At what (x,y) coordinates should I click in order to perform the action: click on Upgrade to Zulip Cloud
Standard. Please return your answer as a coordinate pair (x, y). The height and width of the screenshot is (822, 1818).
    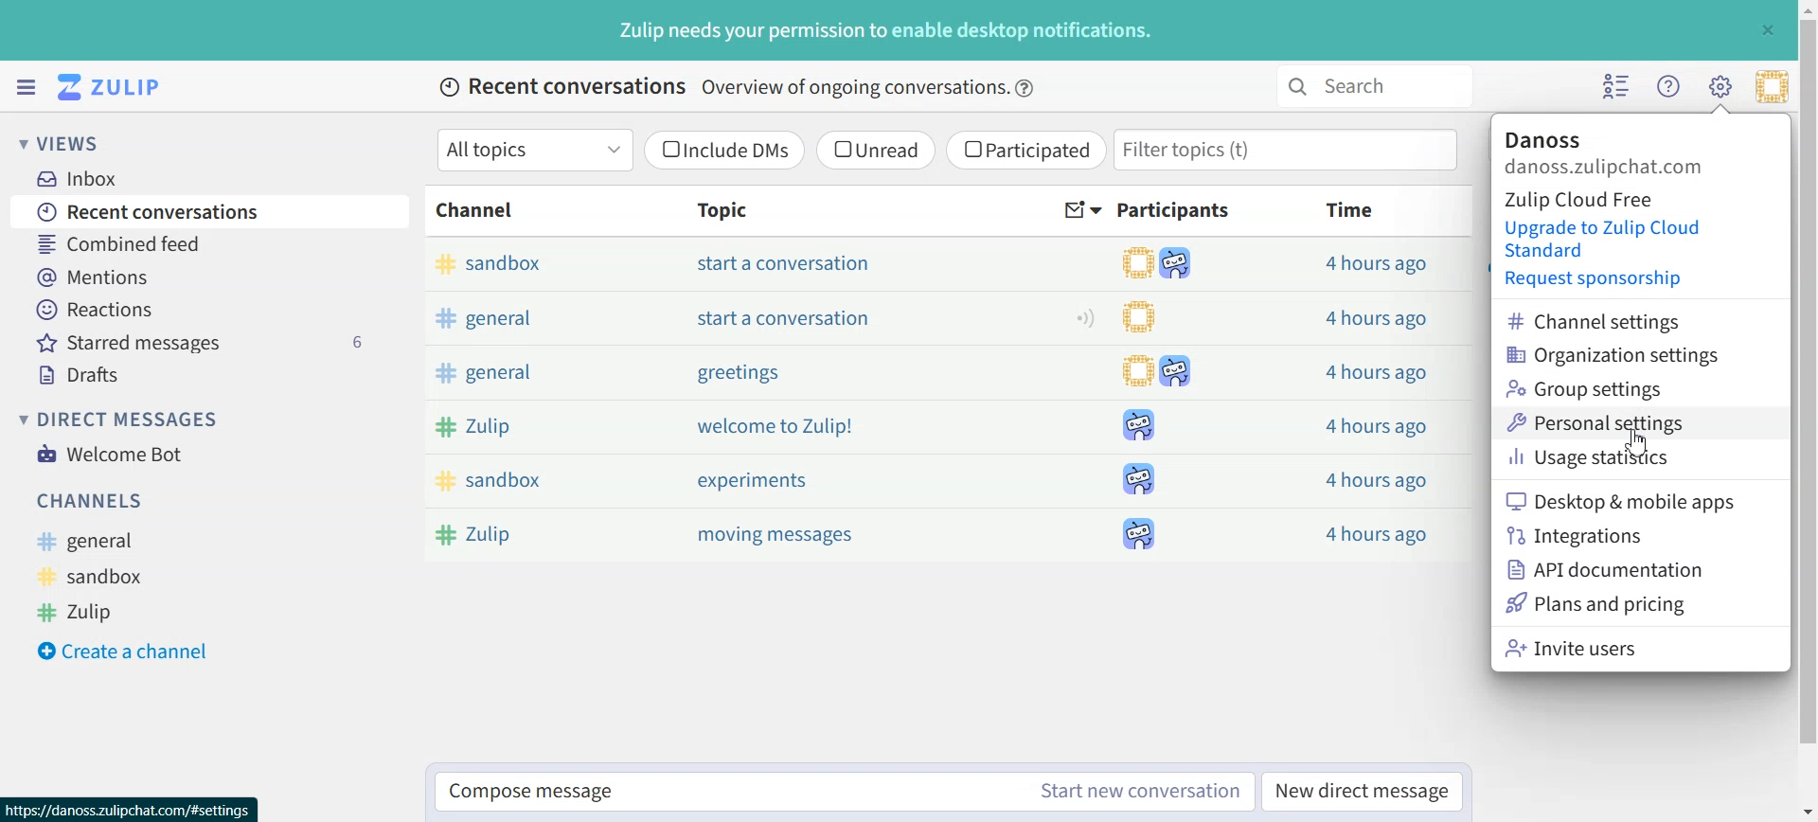
    Looking at the image, I should click on (1609, 240).